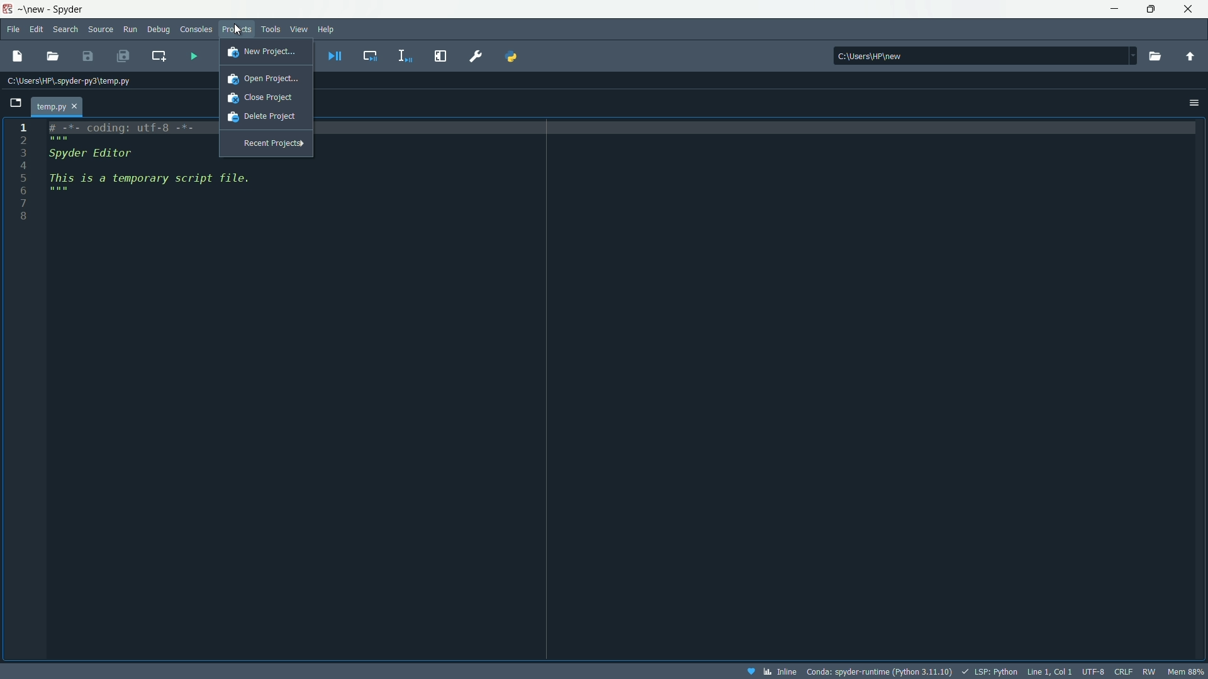  I want to click on File menu, so click(13, 30).